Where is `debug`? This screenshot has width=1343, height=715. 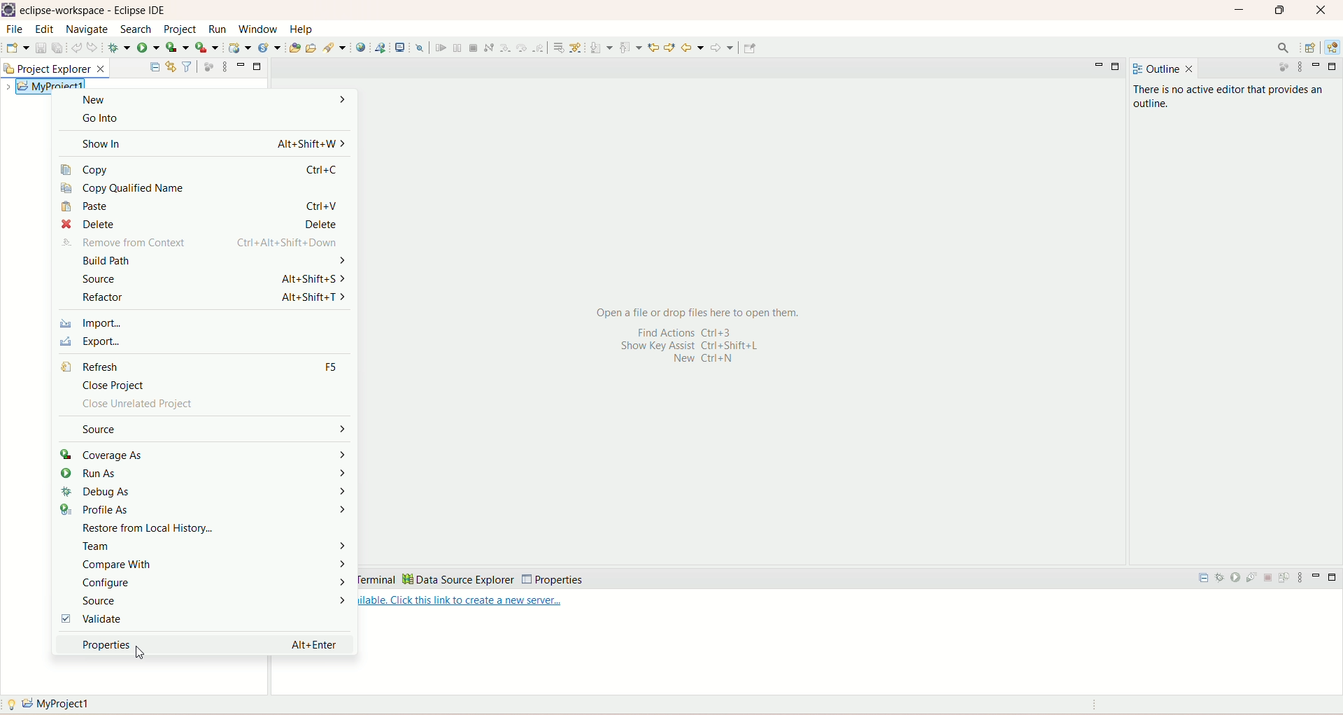
debug is located at coordinates (120, 48).